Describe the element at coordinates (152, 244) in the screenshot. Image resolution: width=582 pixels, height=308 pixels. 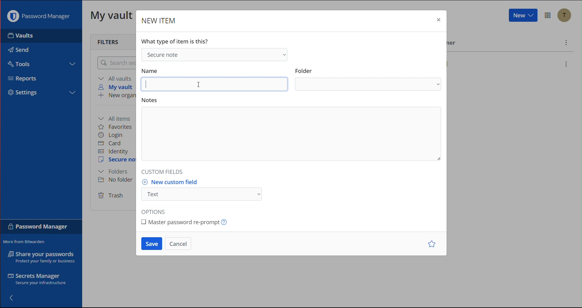
I see `Save` at that location.